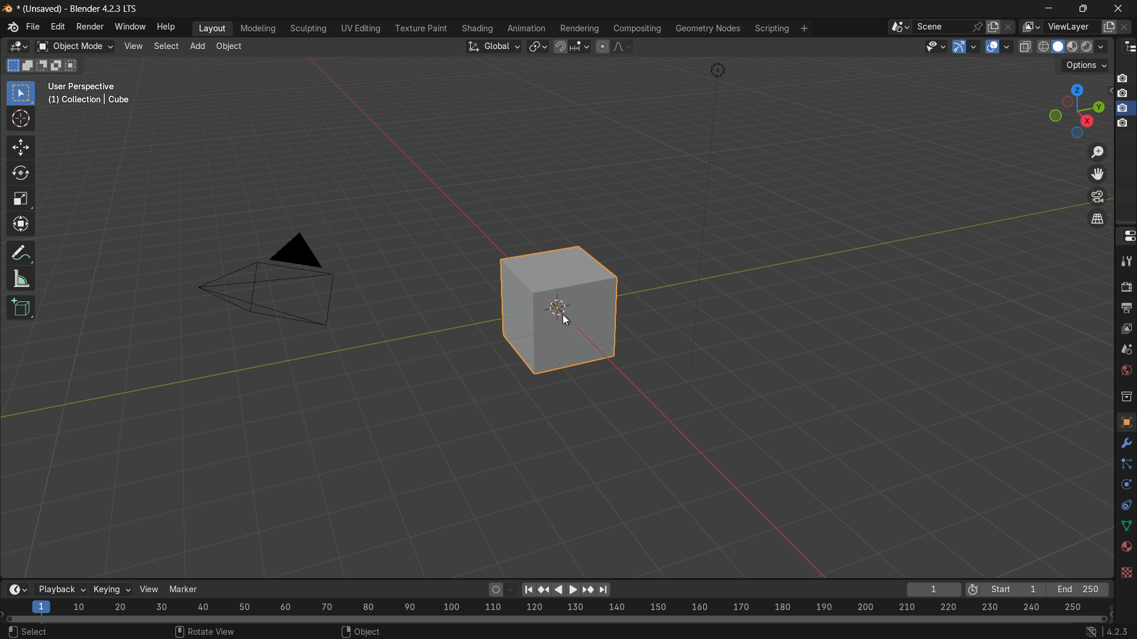  I want to click on toggle x-ray, so click(1025, 46).